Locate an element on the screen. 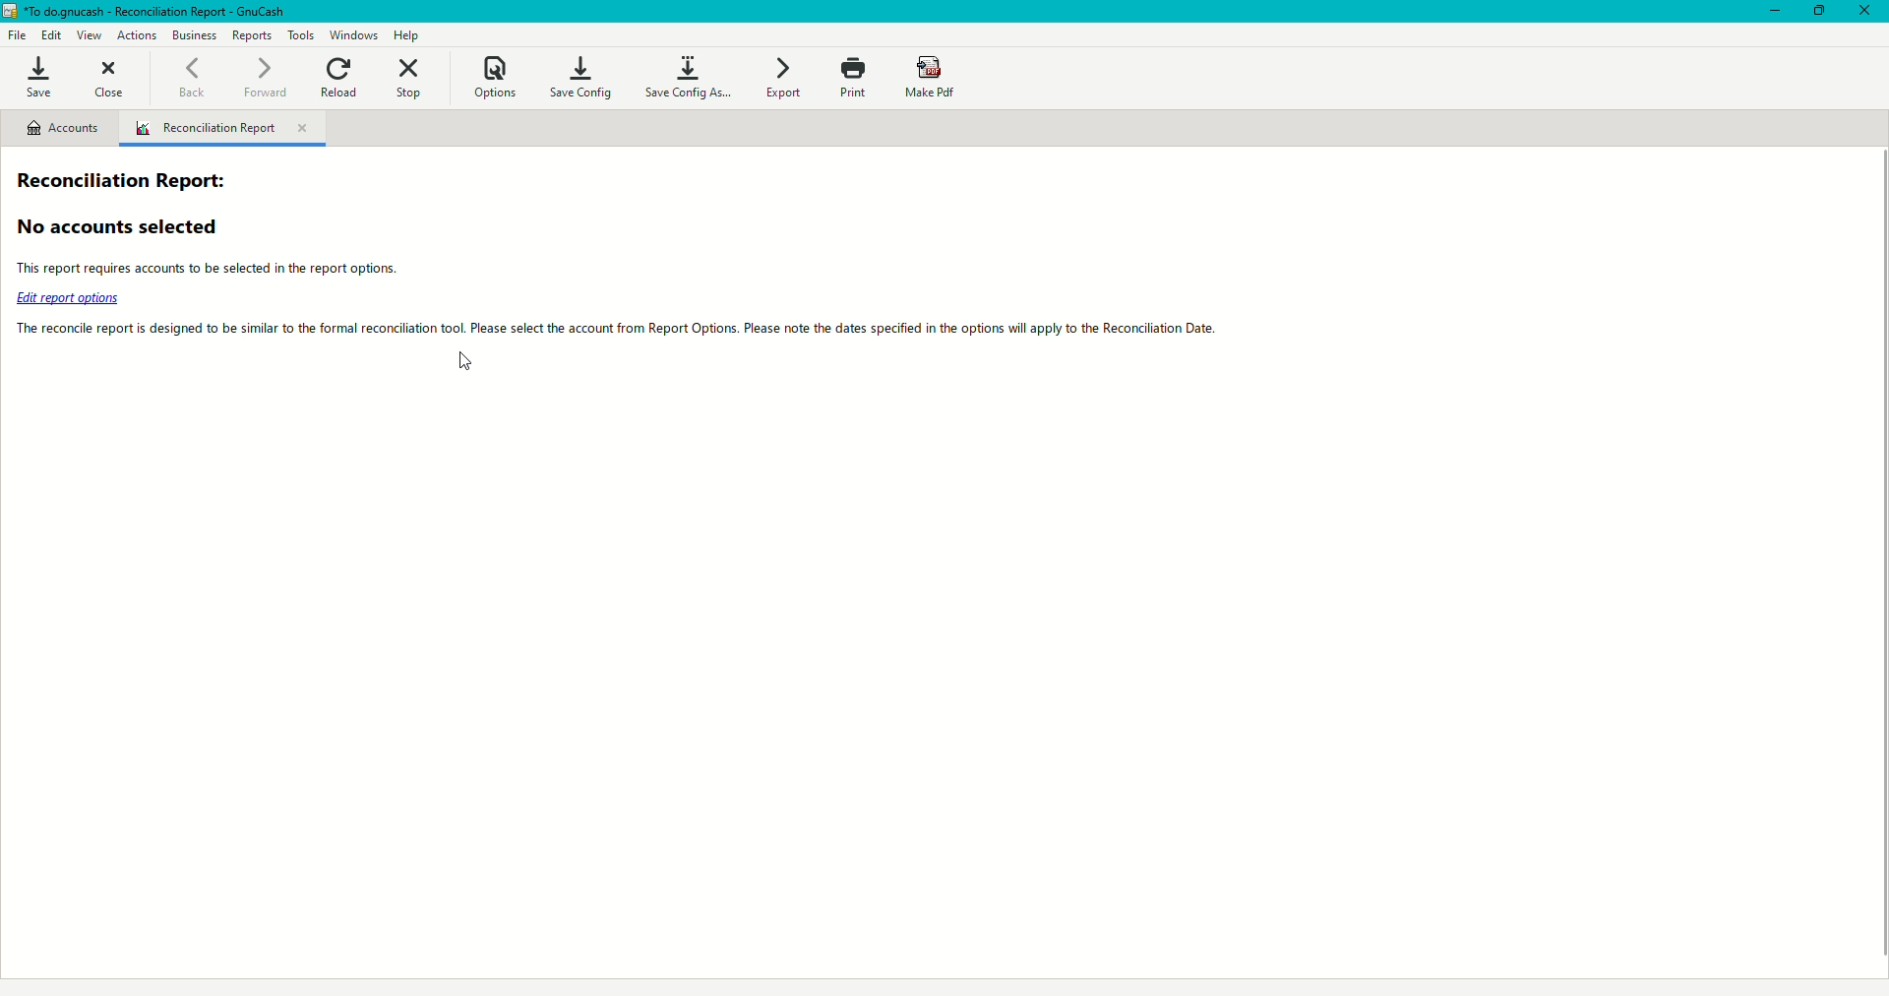  edit report options is located at coordinates (74, 299).